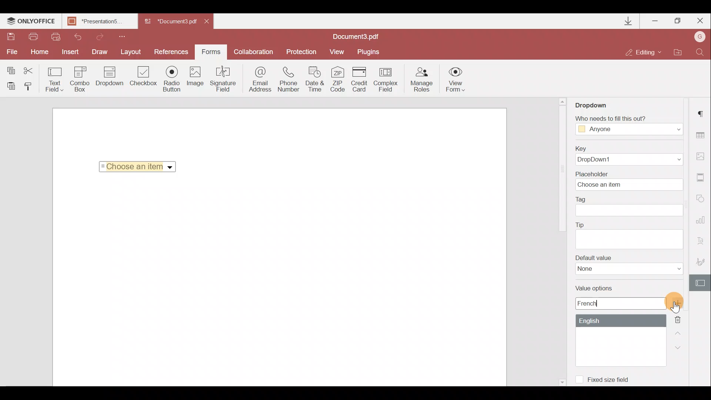  I want to click on Image, so click(196, 80).